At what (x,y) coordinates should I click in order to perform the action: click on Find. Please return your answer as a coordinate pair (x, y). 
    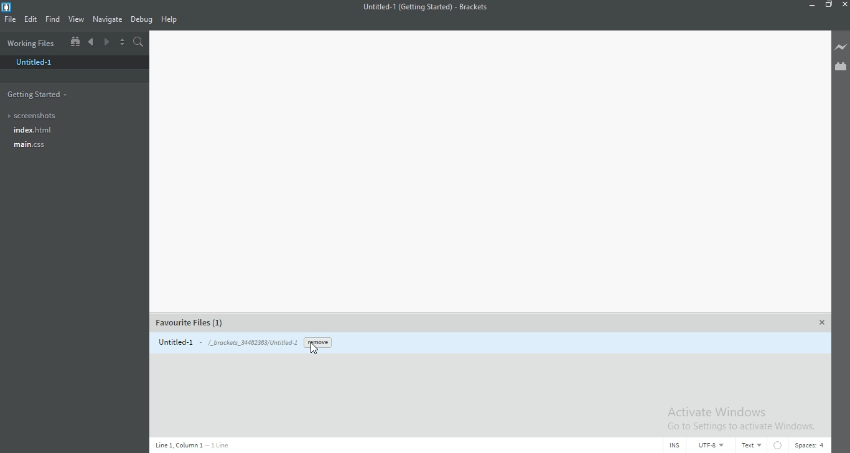
    Looking at the image, I should click on (53, 21).